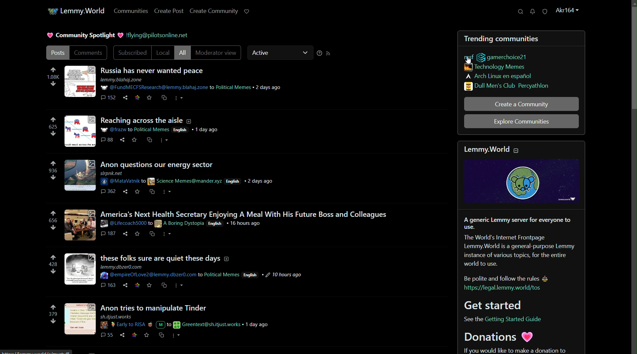 This screenshot has width=637, height=354. I want to click on post details, so click(185, 321).